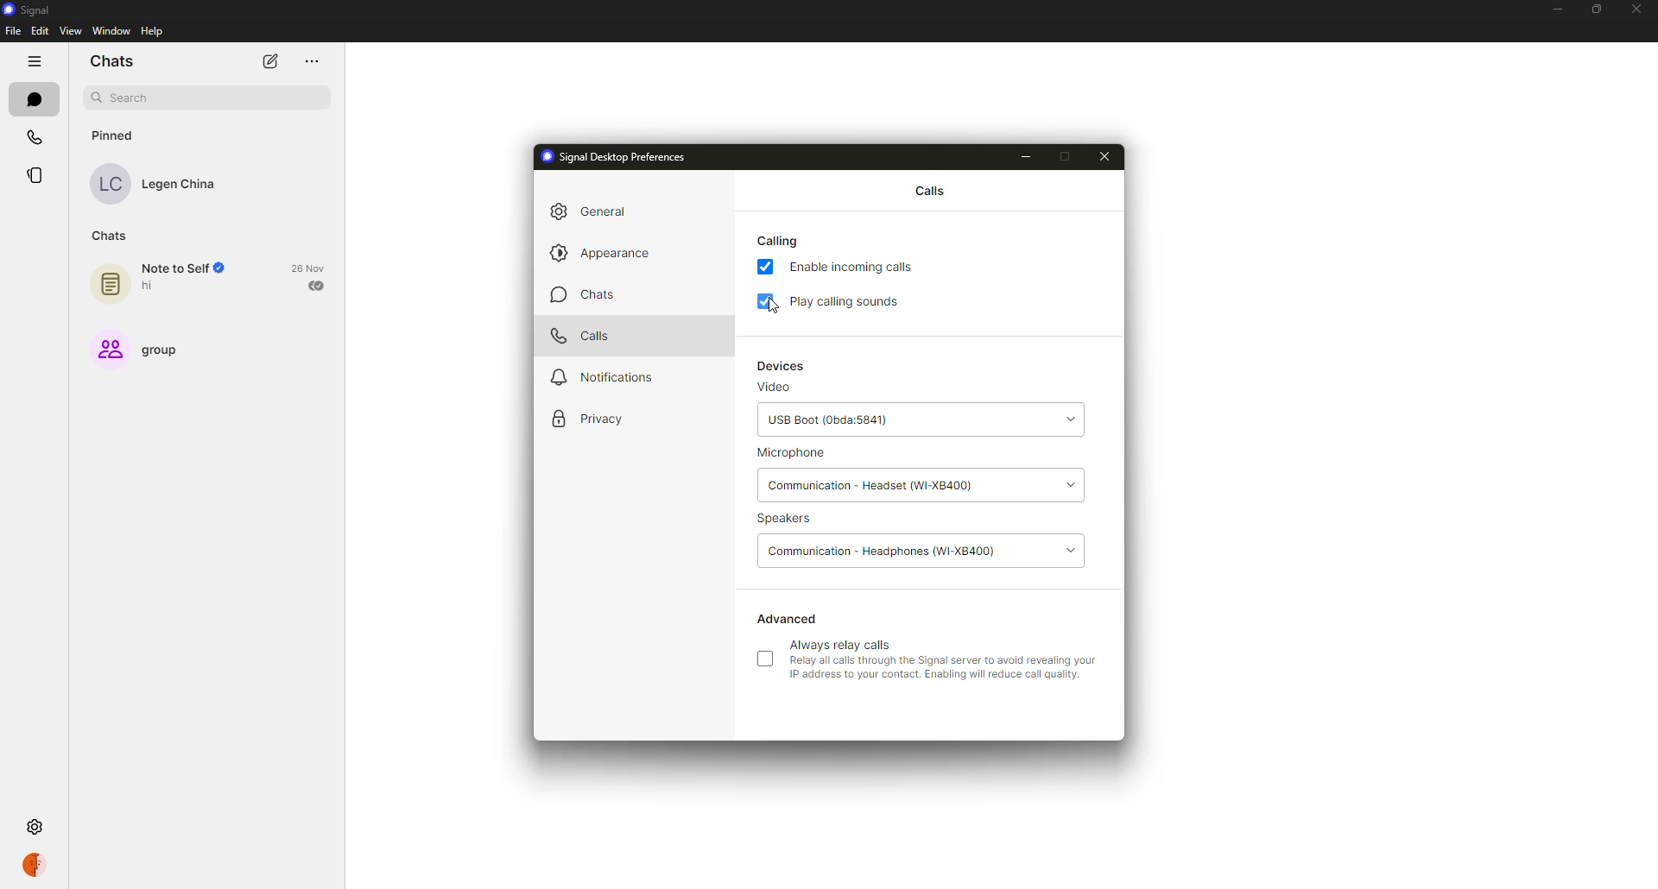  Describe the element at coordinates (152, 287) in the screenshot. I see `hi` at that location.